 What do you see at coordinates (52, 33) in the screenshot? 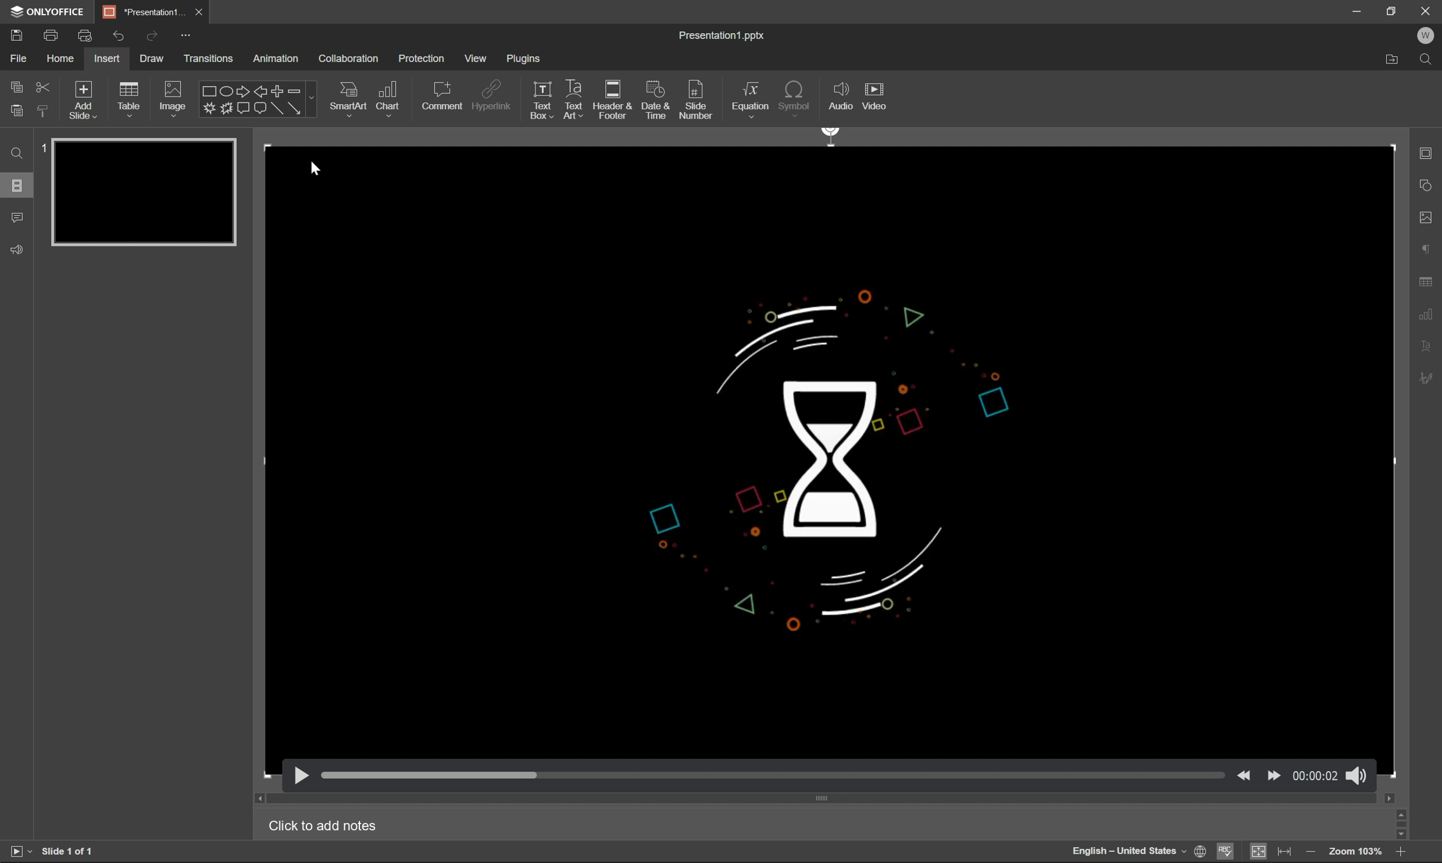
I see `print a file` at bounding box center [52, 33].